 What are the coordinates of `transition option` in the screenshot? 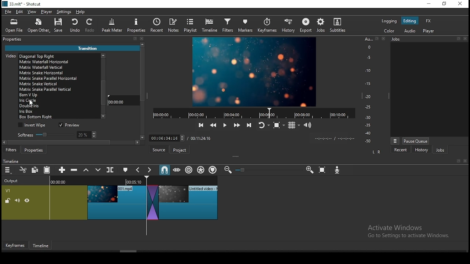 It's located at (58, 78).